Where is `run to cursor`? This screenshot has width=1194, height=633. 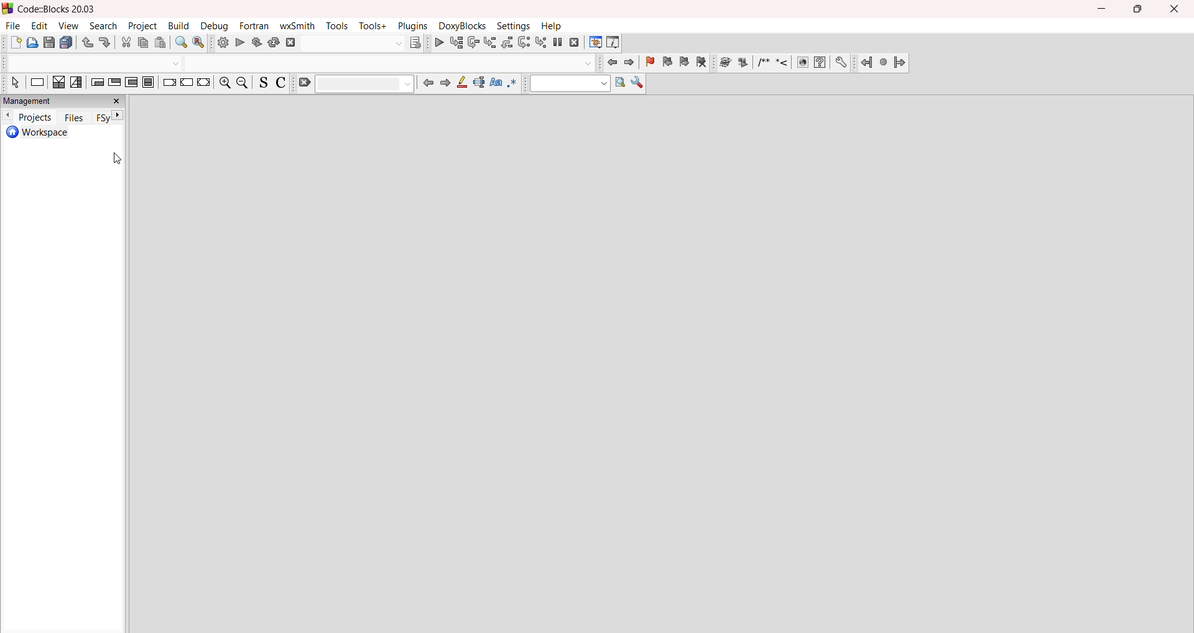 run to cursor is located at coordinates (456, 43).